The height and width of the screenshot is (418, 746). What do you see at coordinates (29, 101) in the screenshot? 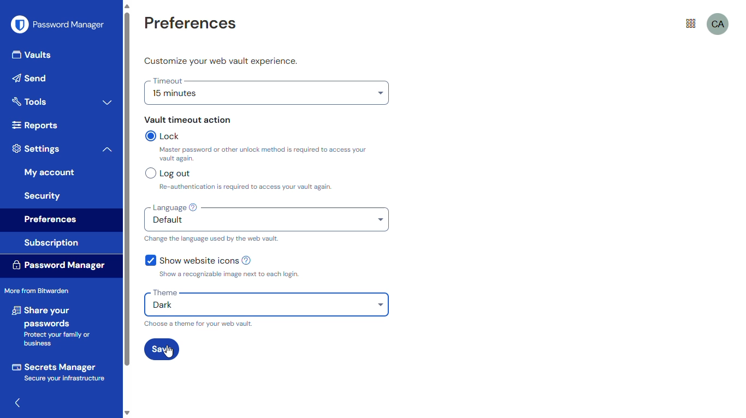
I see `tools` at bounding box center [29, 101].